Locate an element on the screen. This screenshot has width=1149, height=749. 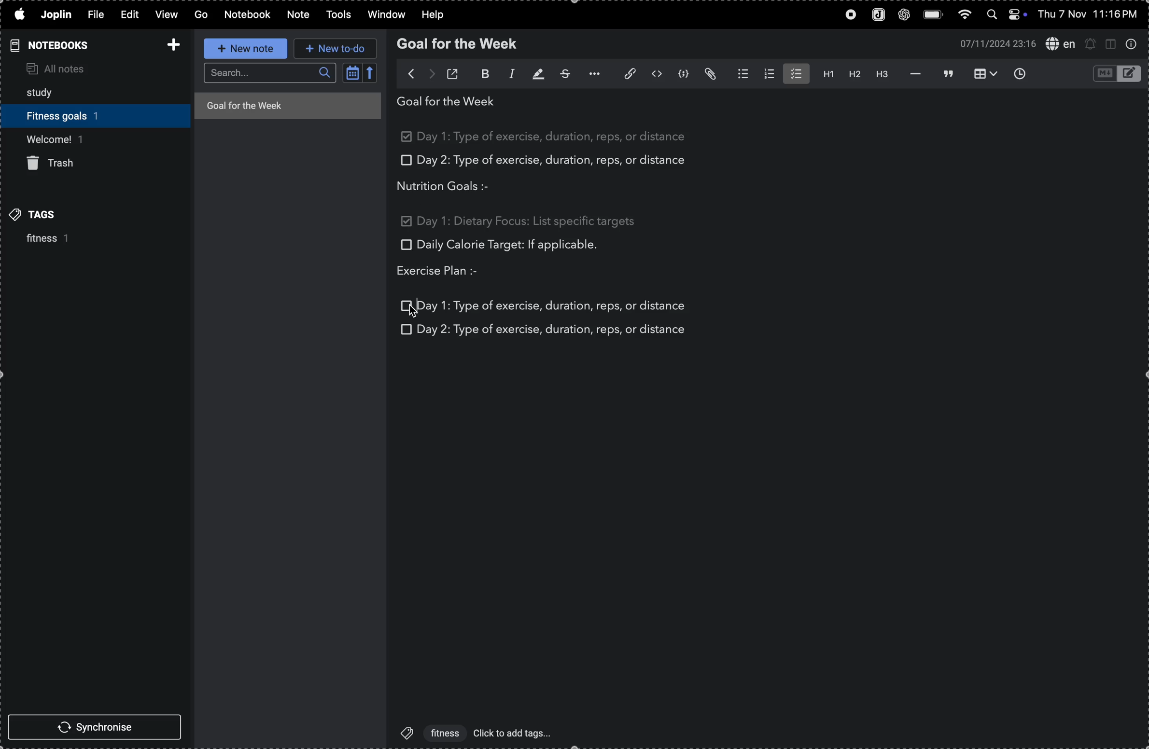
view is located at coordinates (167, 14).